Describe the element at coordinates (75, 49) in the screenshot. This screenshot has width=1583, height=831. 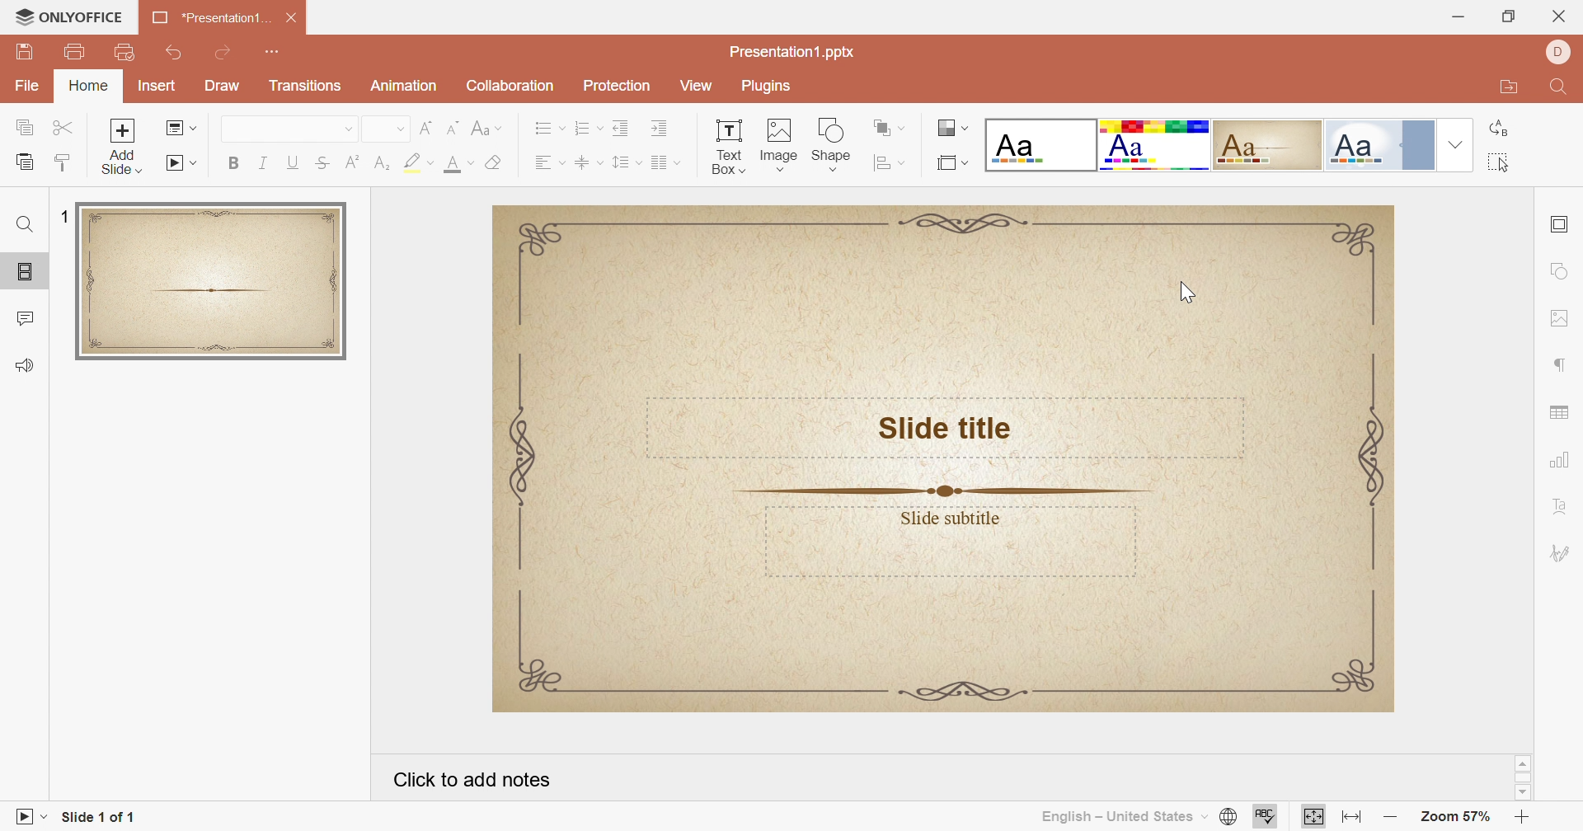
I see `Print` at that location.